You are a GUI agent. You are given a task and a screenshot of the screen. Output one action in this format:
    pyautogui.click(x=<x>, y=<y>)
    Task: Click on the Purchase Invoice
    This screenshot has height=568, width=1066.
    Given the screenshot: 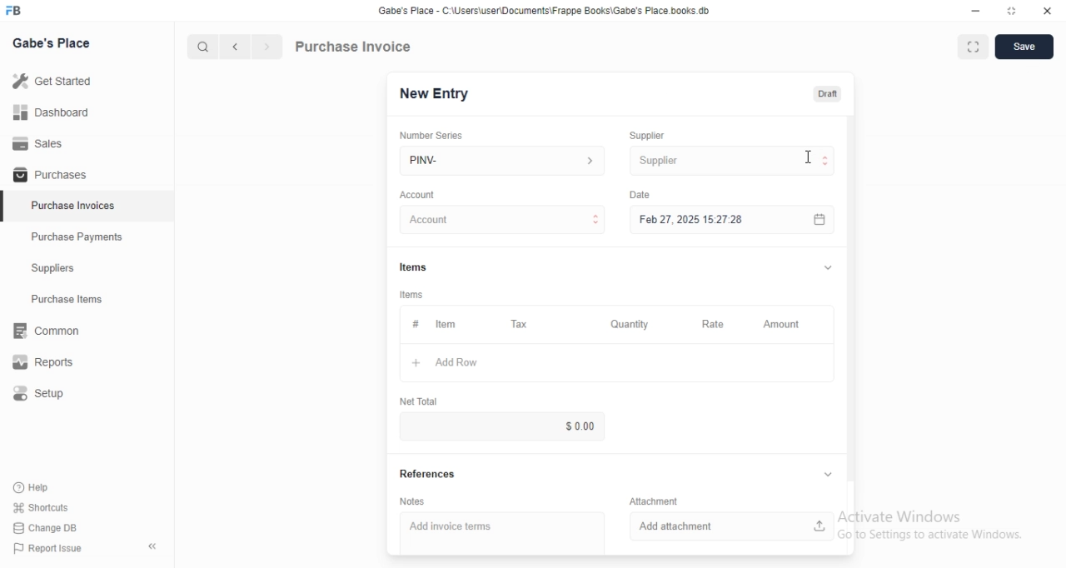 What is the action you would take?
    pyautogui.click(x=354, y=46)
    